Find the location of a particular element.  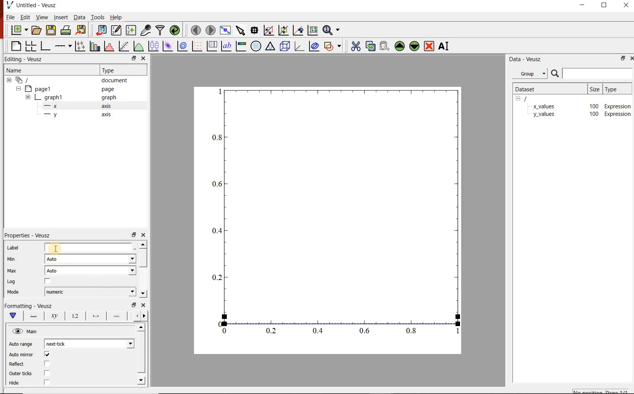

next options is located at coordinates (136, 316).